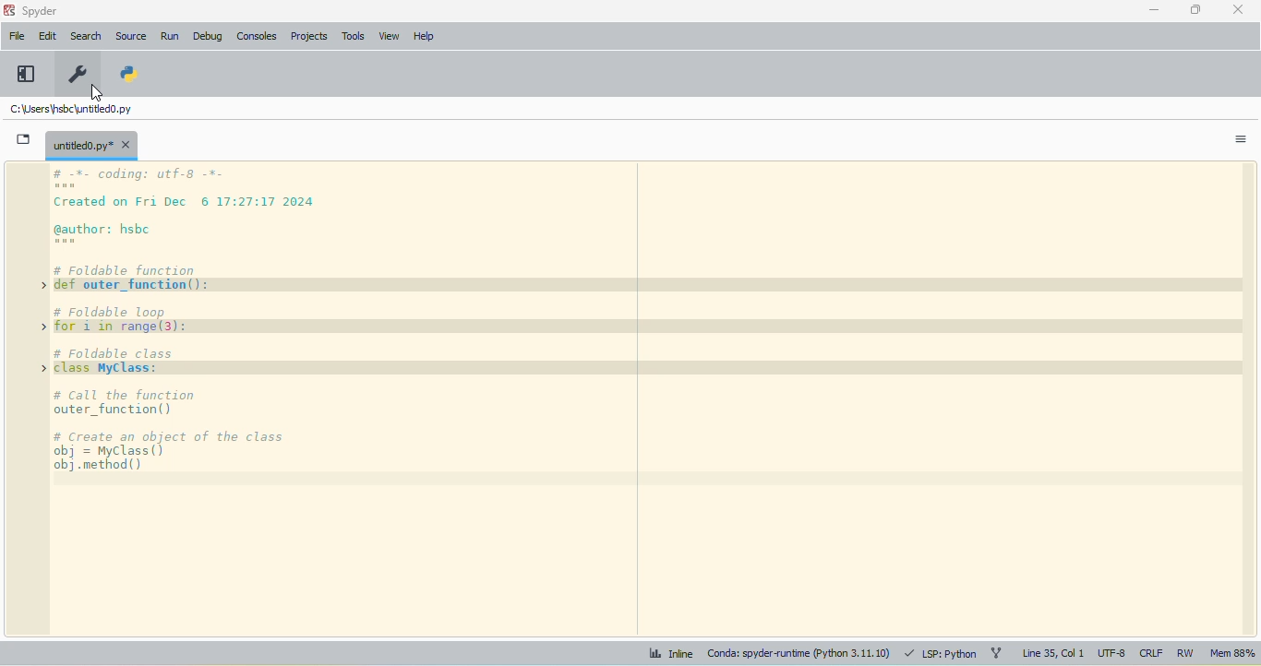 Image resolution: width=1261 pixels, height=666 pixels. What do you see at coordinates (1196, 9) in the screenshot?
I see `maximize` at bounding box center [1196, 9].